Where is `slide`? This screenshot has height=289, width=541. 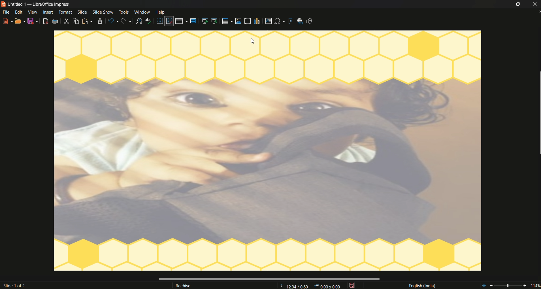
slide is located at coordinates (82, 12).